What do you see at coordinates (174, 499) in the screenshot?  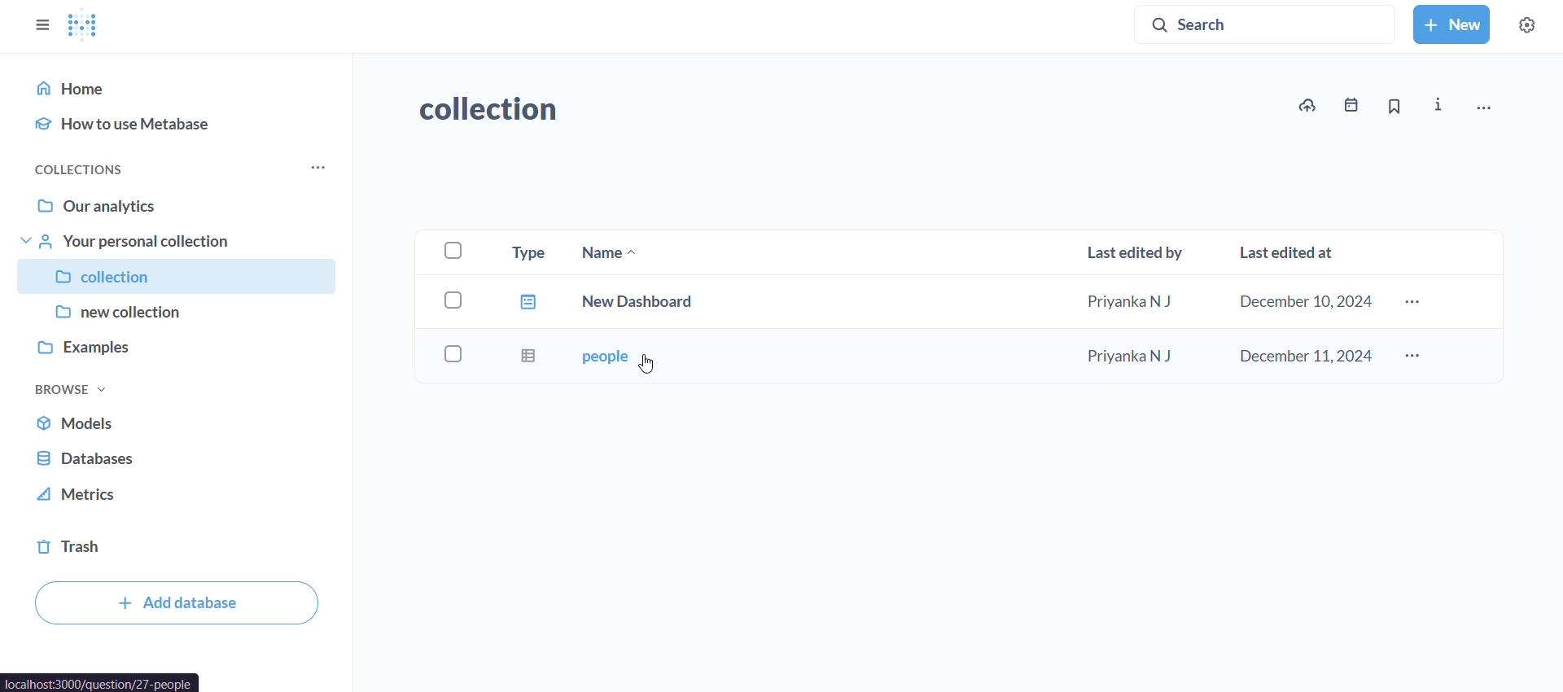 I see `metrics` at bounding box center [174, 499].